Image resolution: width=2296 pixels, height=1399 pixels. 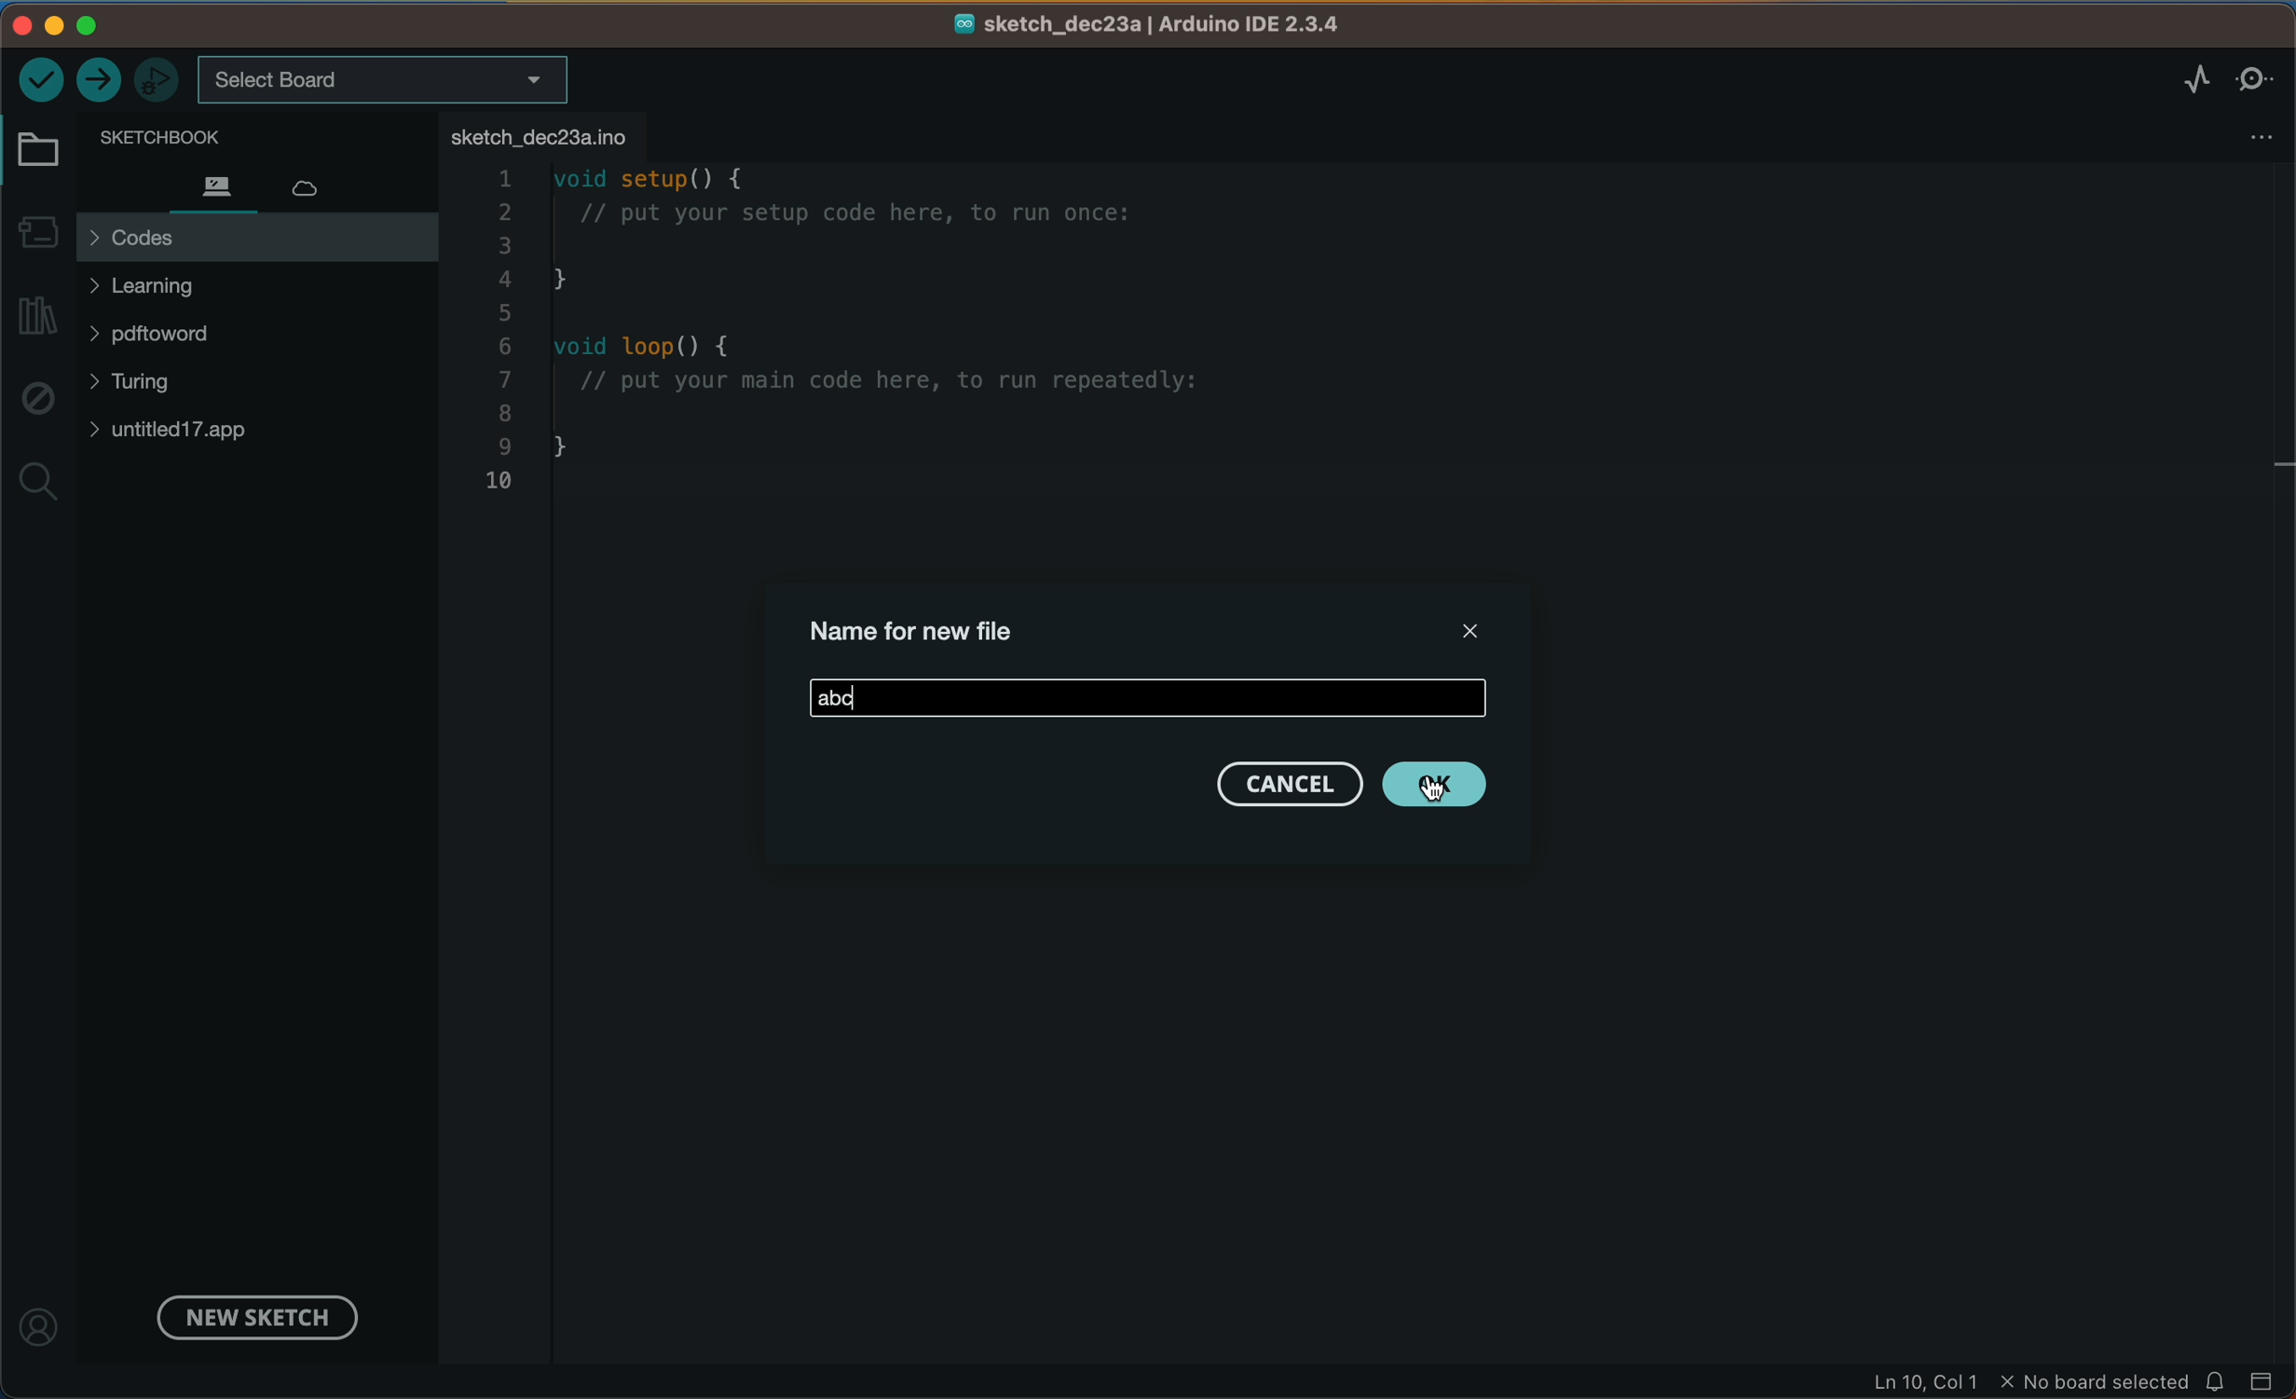 I want to click on window control, so click(x=81, y=25).